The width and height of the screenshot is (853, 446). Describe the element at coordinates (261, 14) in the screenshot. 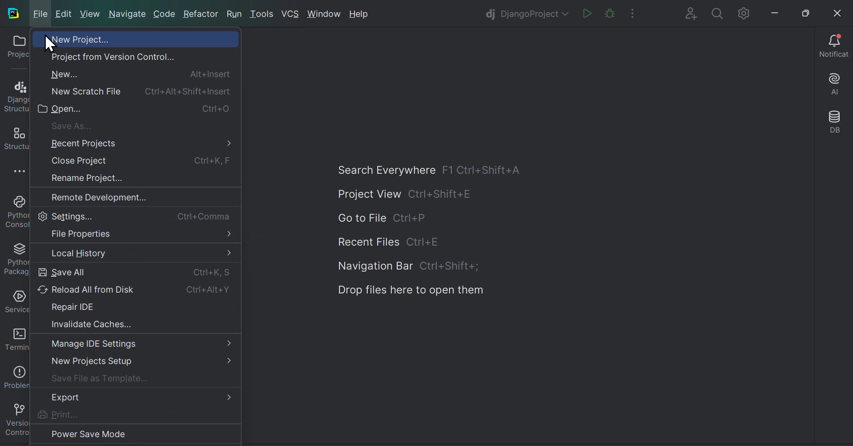

I see `tools` at that location.